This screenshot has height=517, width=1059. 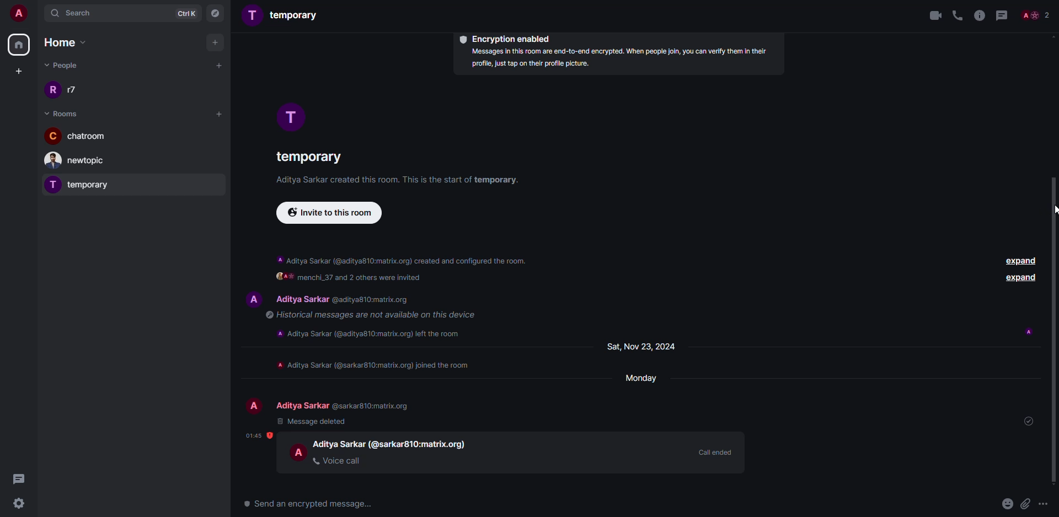 I want to click on threads, so click(x=1003, y=15).